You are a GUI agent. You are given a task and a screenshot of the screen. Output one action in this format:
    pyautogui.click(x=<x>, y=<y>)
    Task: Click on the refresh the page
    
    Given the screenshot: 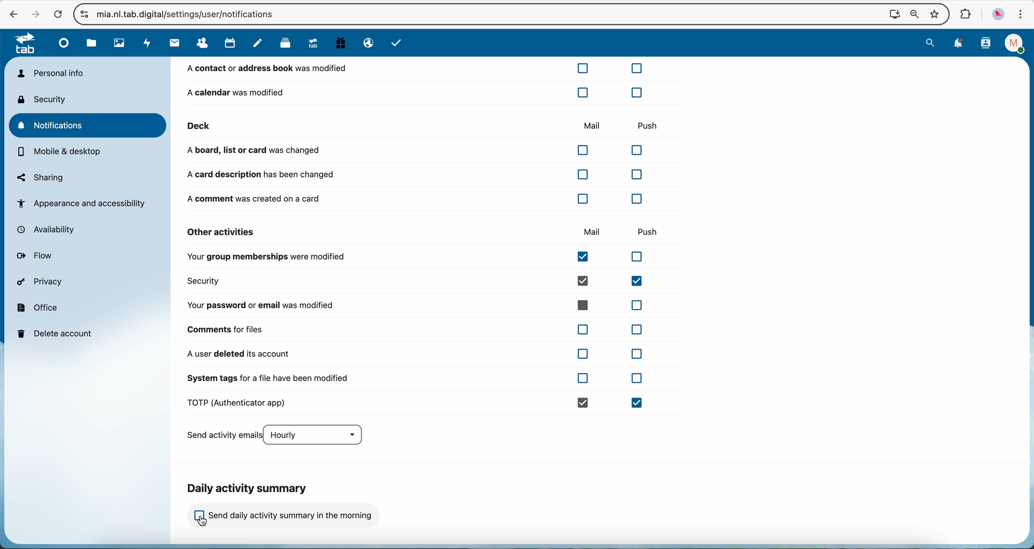 What is the action you would take?
    pyautogui.click(x=57, y=14)
    